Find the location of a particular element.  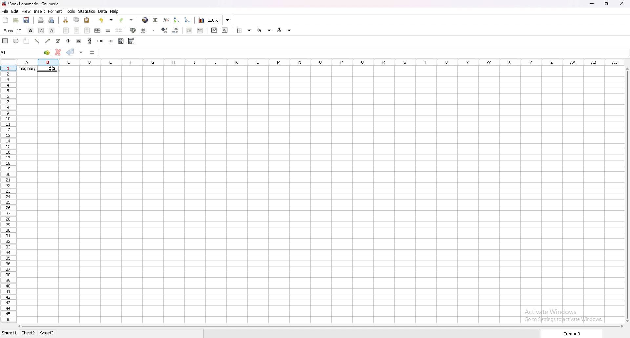

tickbox is located at coordinates (58, 41).